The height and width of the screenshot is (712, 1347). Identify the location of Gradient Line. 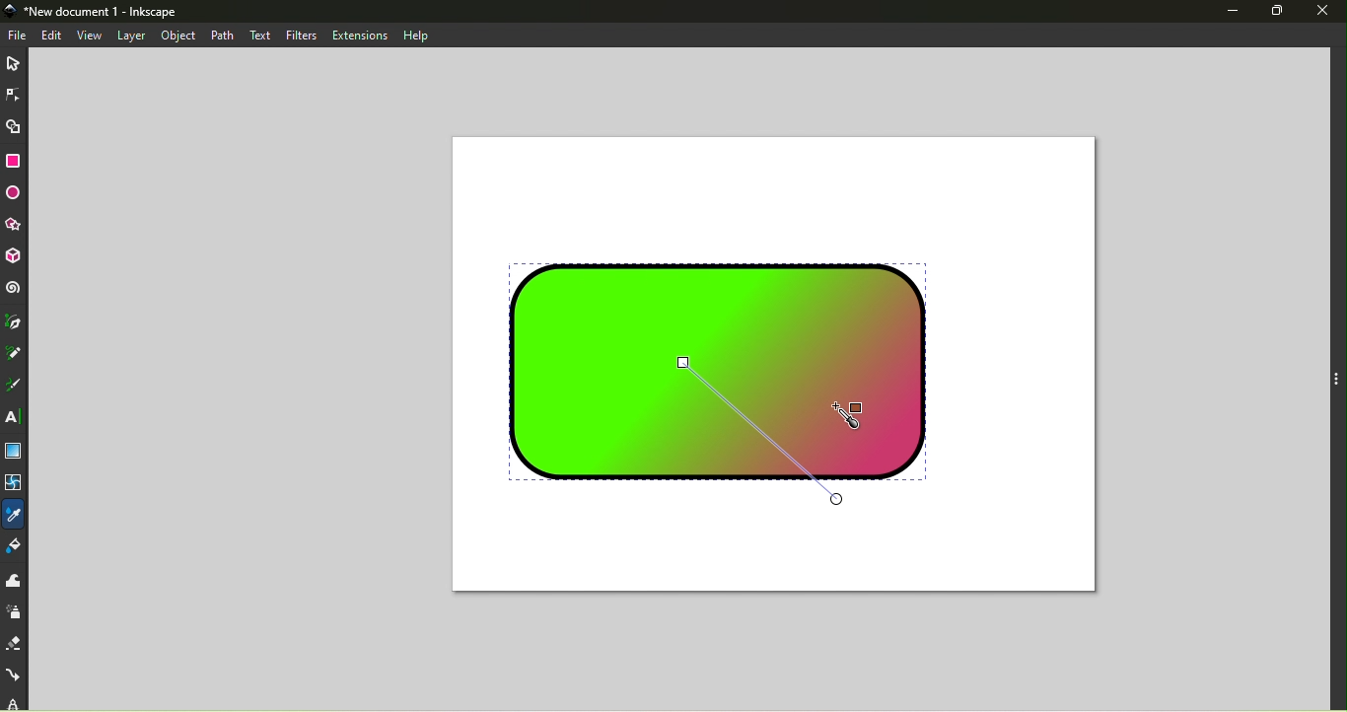
(759, 433).